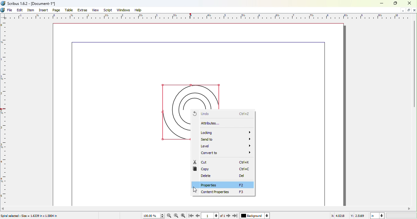 The height and width of the screenshot is (219, 417). Describe the element at coordinates (138, 10) in the screenshot. I see `Help` at that location.